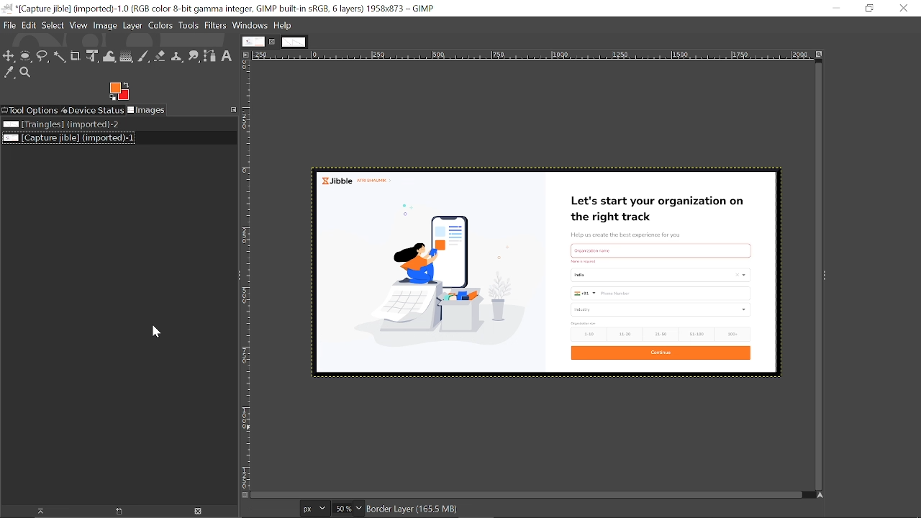 The height and width of the screenshot is (518, 921). Describe the element at coordinates (315, 509) in the screenshot. I see `Current image units` at that location.